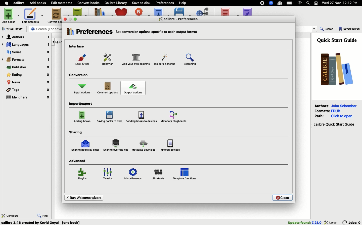 The image size is (362, 225). I want to click on Authors, so click(322, 106).